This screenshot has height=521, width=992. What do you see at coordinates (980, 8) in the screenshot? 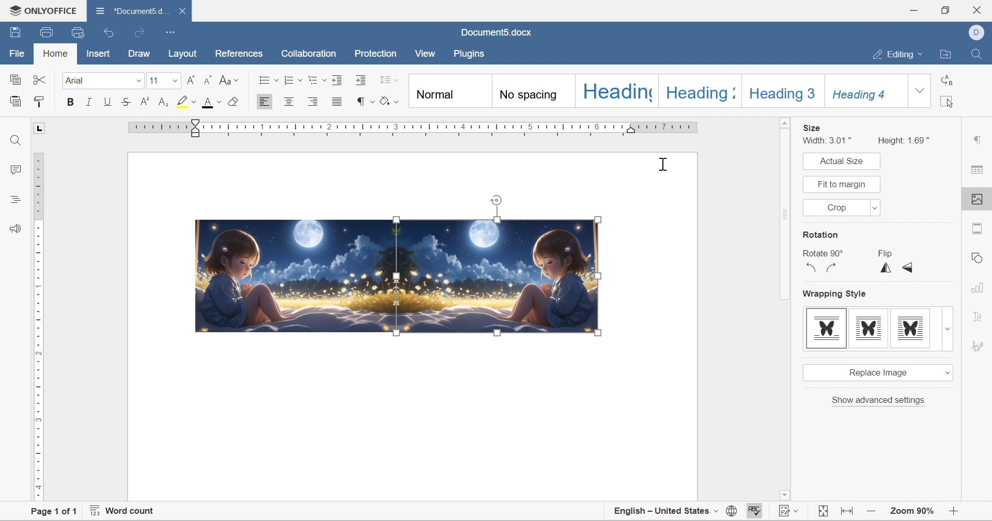
I see `close` at bounding box center [980, 8].